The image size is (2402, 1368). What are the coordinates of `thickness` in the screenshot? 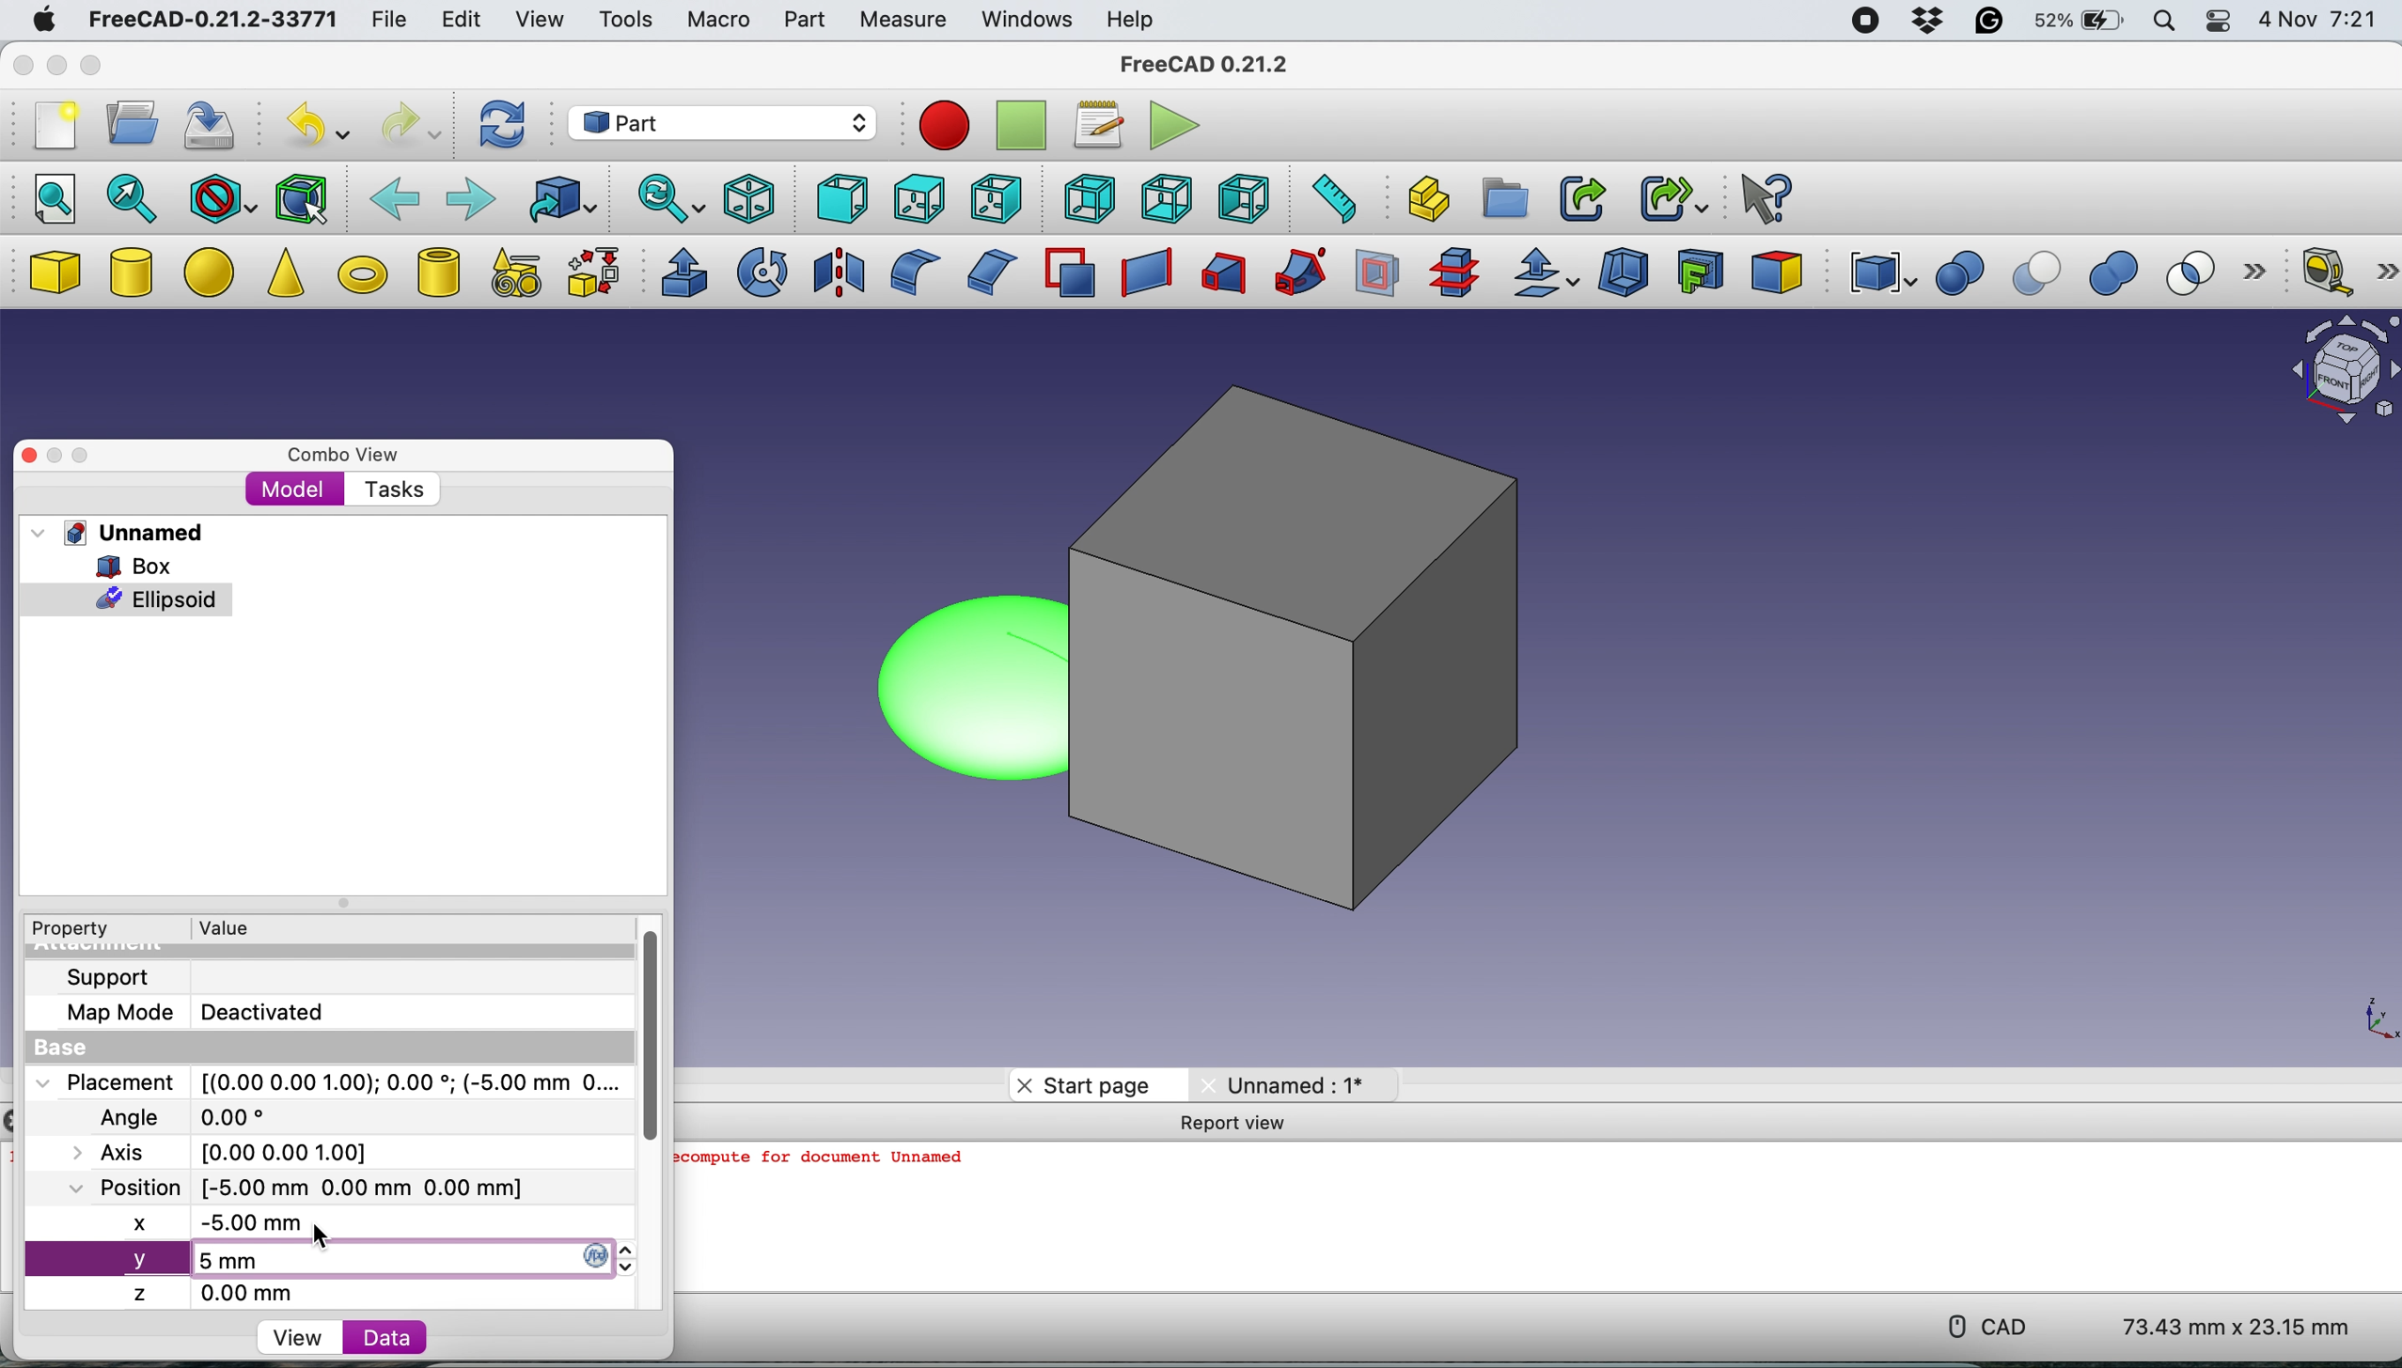 It's located at (1625, 274).